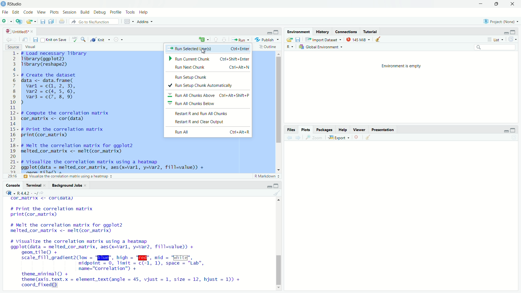 The width and height of the screenshot is (521, 293). Describe the element at coordinates (208, 67) in the screenshot. I see `run next chunk` at that location.